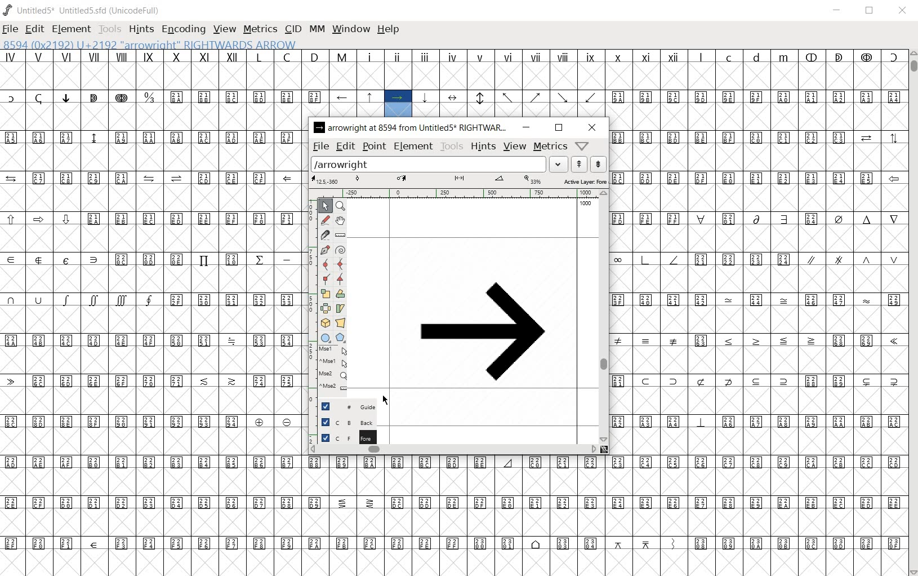 The image size is (918, 576). Describe the element at coordinates (578, 164) in the screenshot. I see `show the next word on the list` at that location.